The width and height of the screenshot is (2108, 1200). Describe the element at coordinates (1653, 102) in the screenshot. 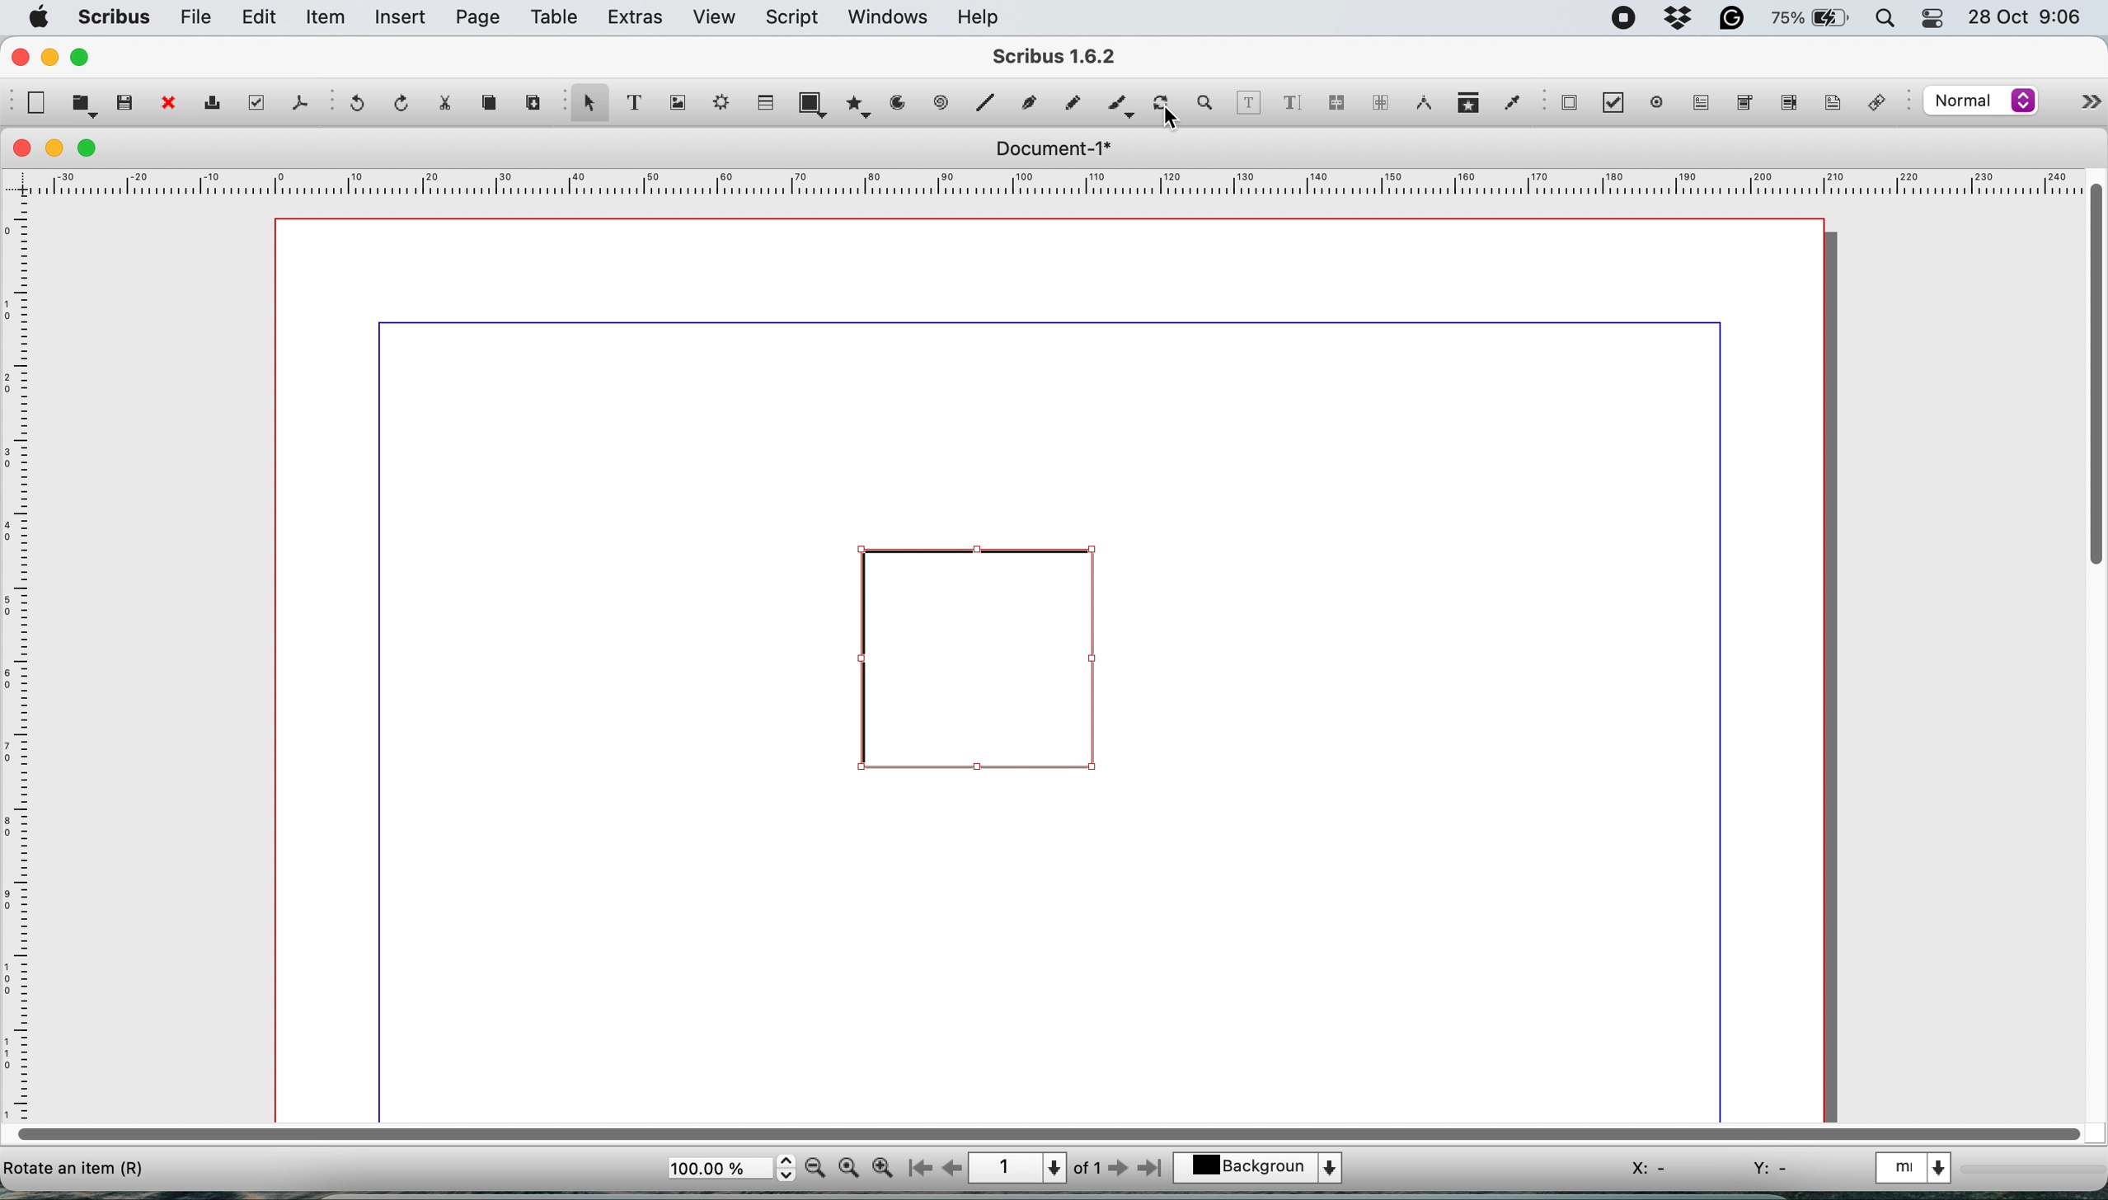

I see `pdf radio button` at that location.